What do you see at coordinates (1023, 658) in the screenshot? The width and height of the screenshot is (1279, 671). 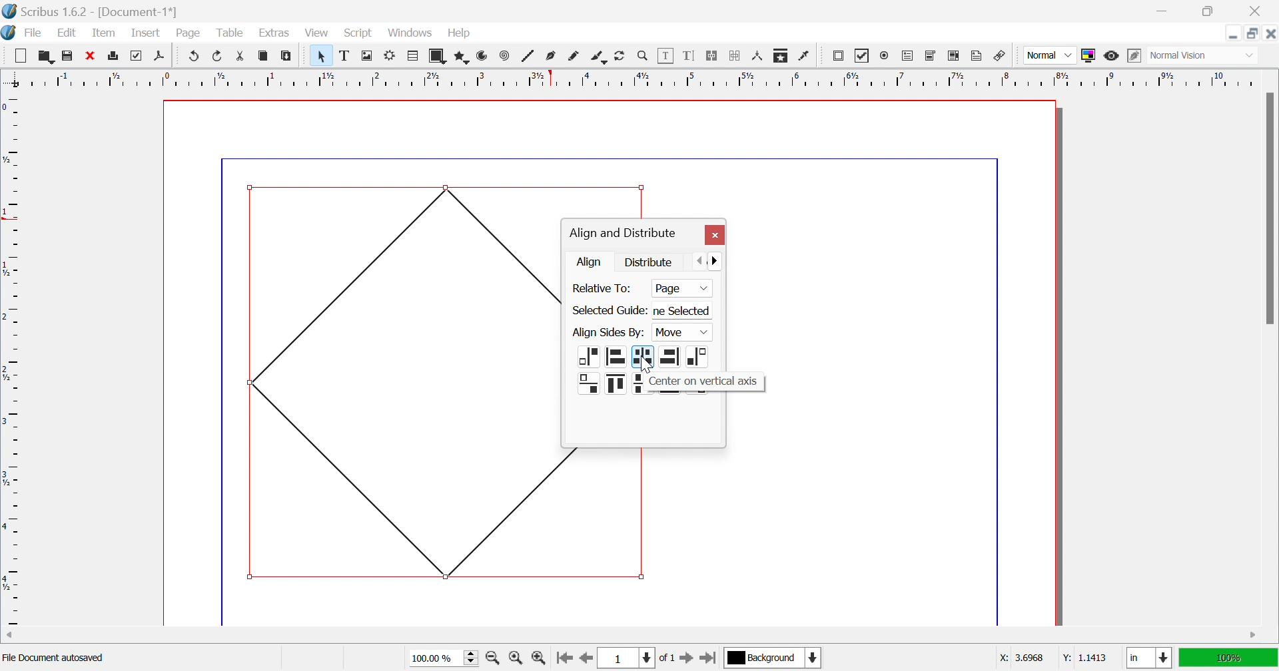 I see `x: 3.6968` at bounding box center [1023, 658].